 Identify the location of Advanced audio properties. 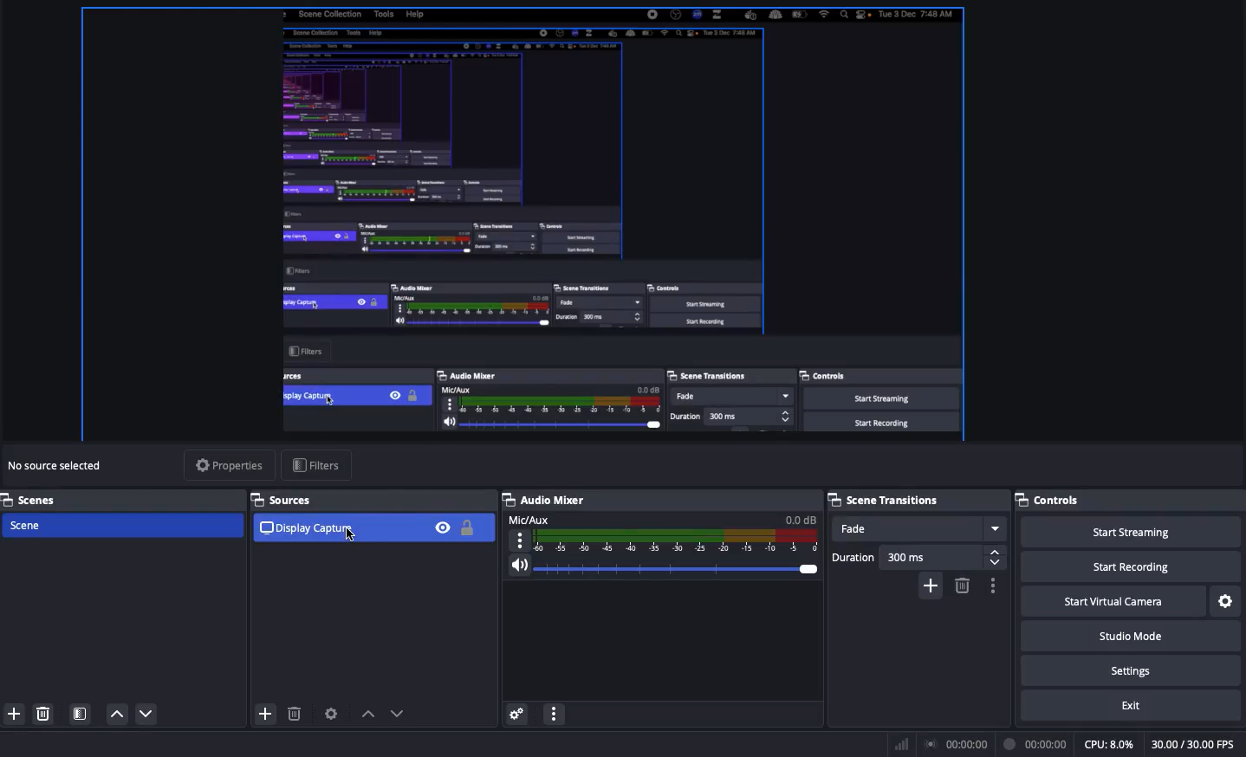
(519, 713).